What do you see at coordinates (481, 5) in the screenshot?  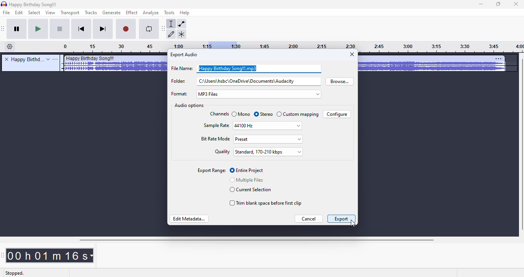 I see `minimize` at bounding box center [481, 5].